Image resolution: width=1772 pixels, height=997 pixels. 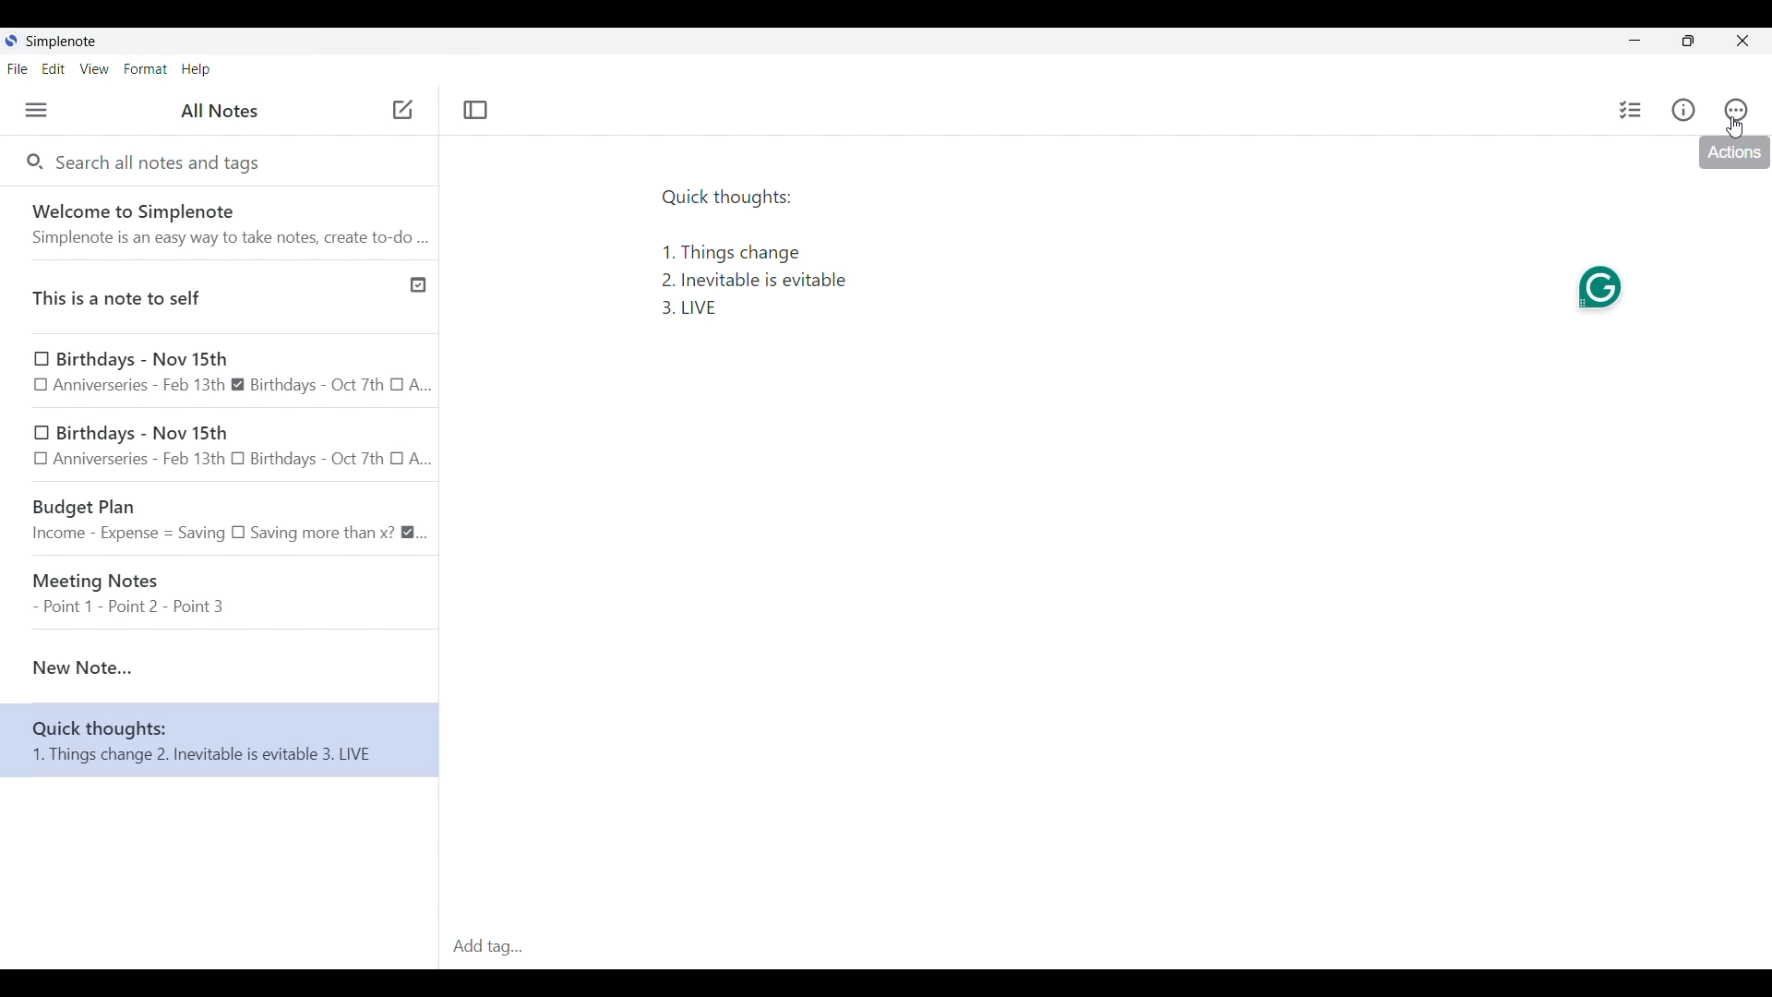 What do you see at coordinates (223, 224) in the screenshot?
I see `Welcome note from software ` at bounding box center [223, 224].